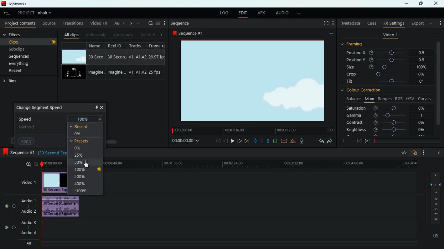 This screenshot has height=249, width=444. Describe the element at coordinates (438, 83) in the screenshot. I see `vertical scroll bar` at that location.